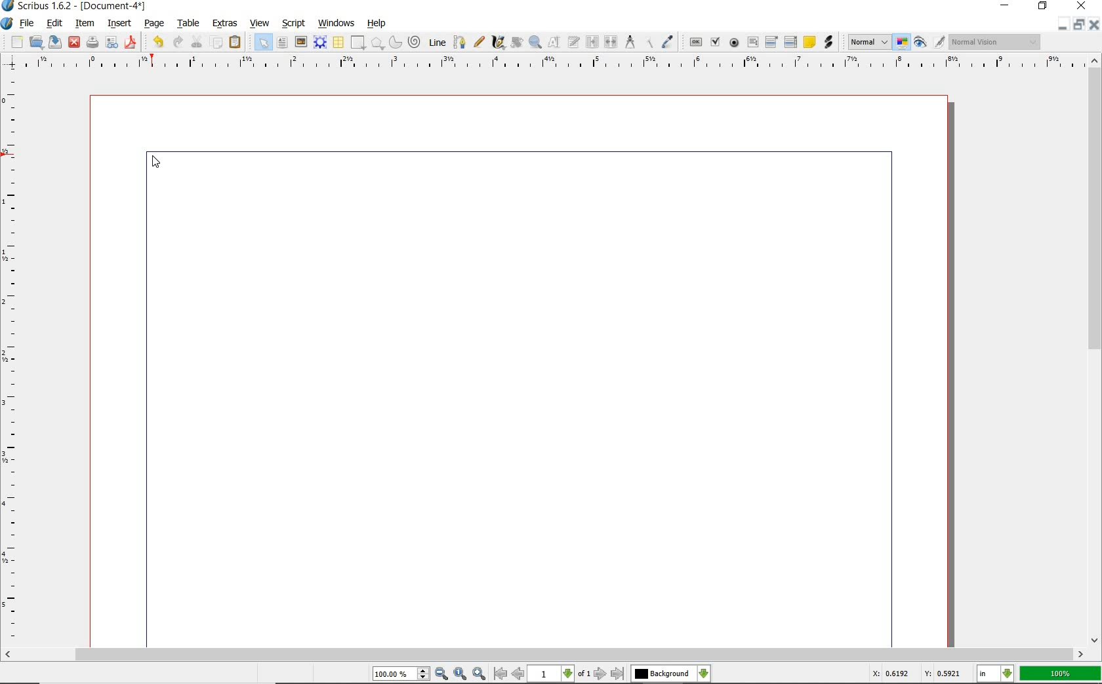  What do you see at coordinates (437, 43) in the screenshot?
I see `line` at bounding box center [437, 43].